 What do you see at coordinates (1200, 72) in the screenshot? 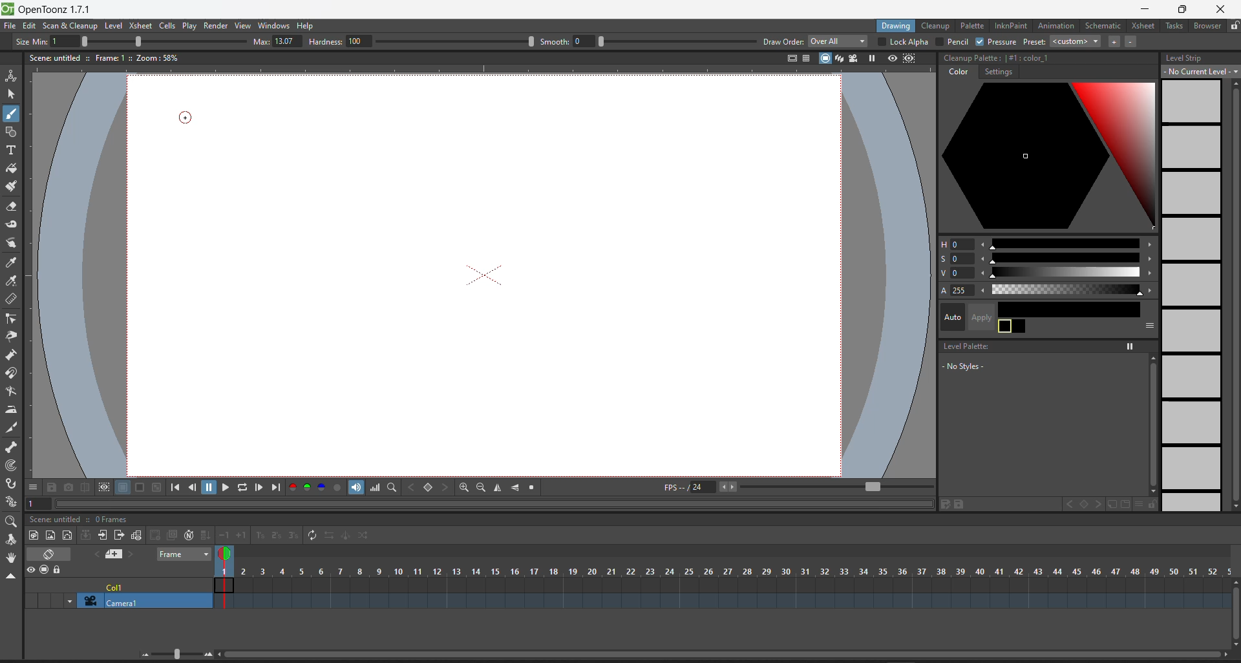
I see `no current level` at bounding box center [1200, 72].